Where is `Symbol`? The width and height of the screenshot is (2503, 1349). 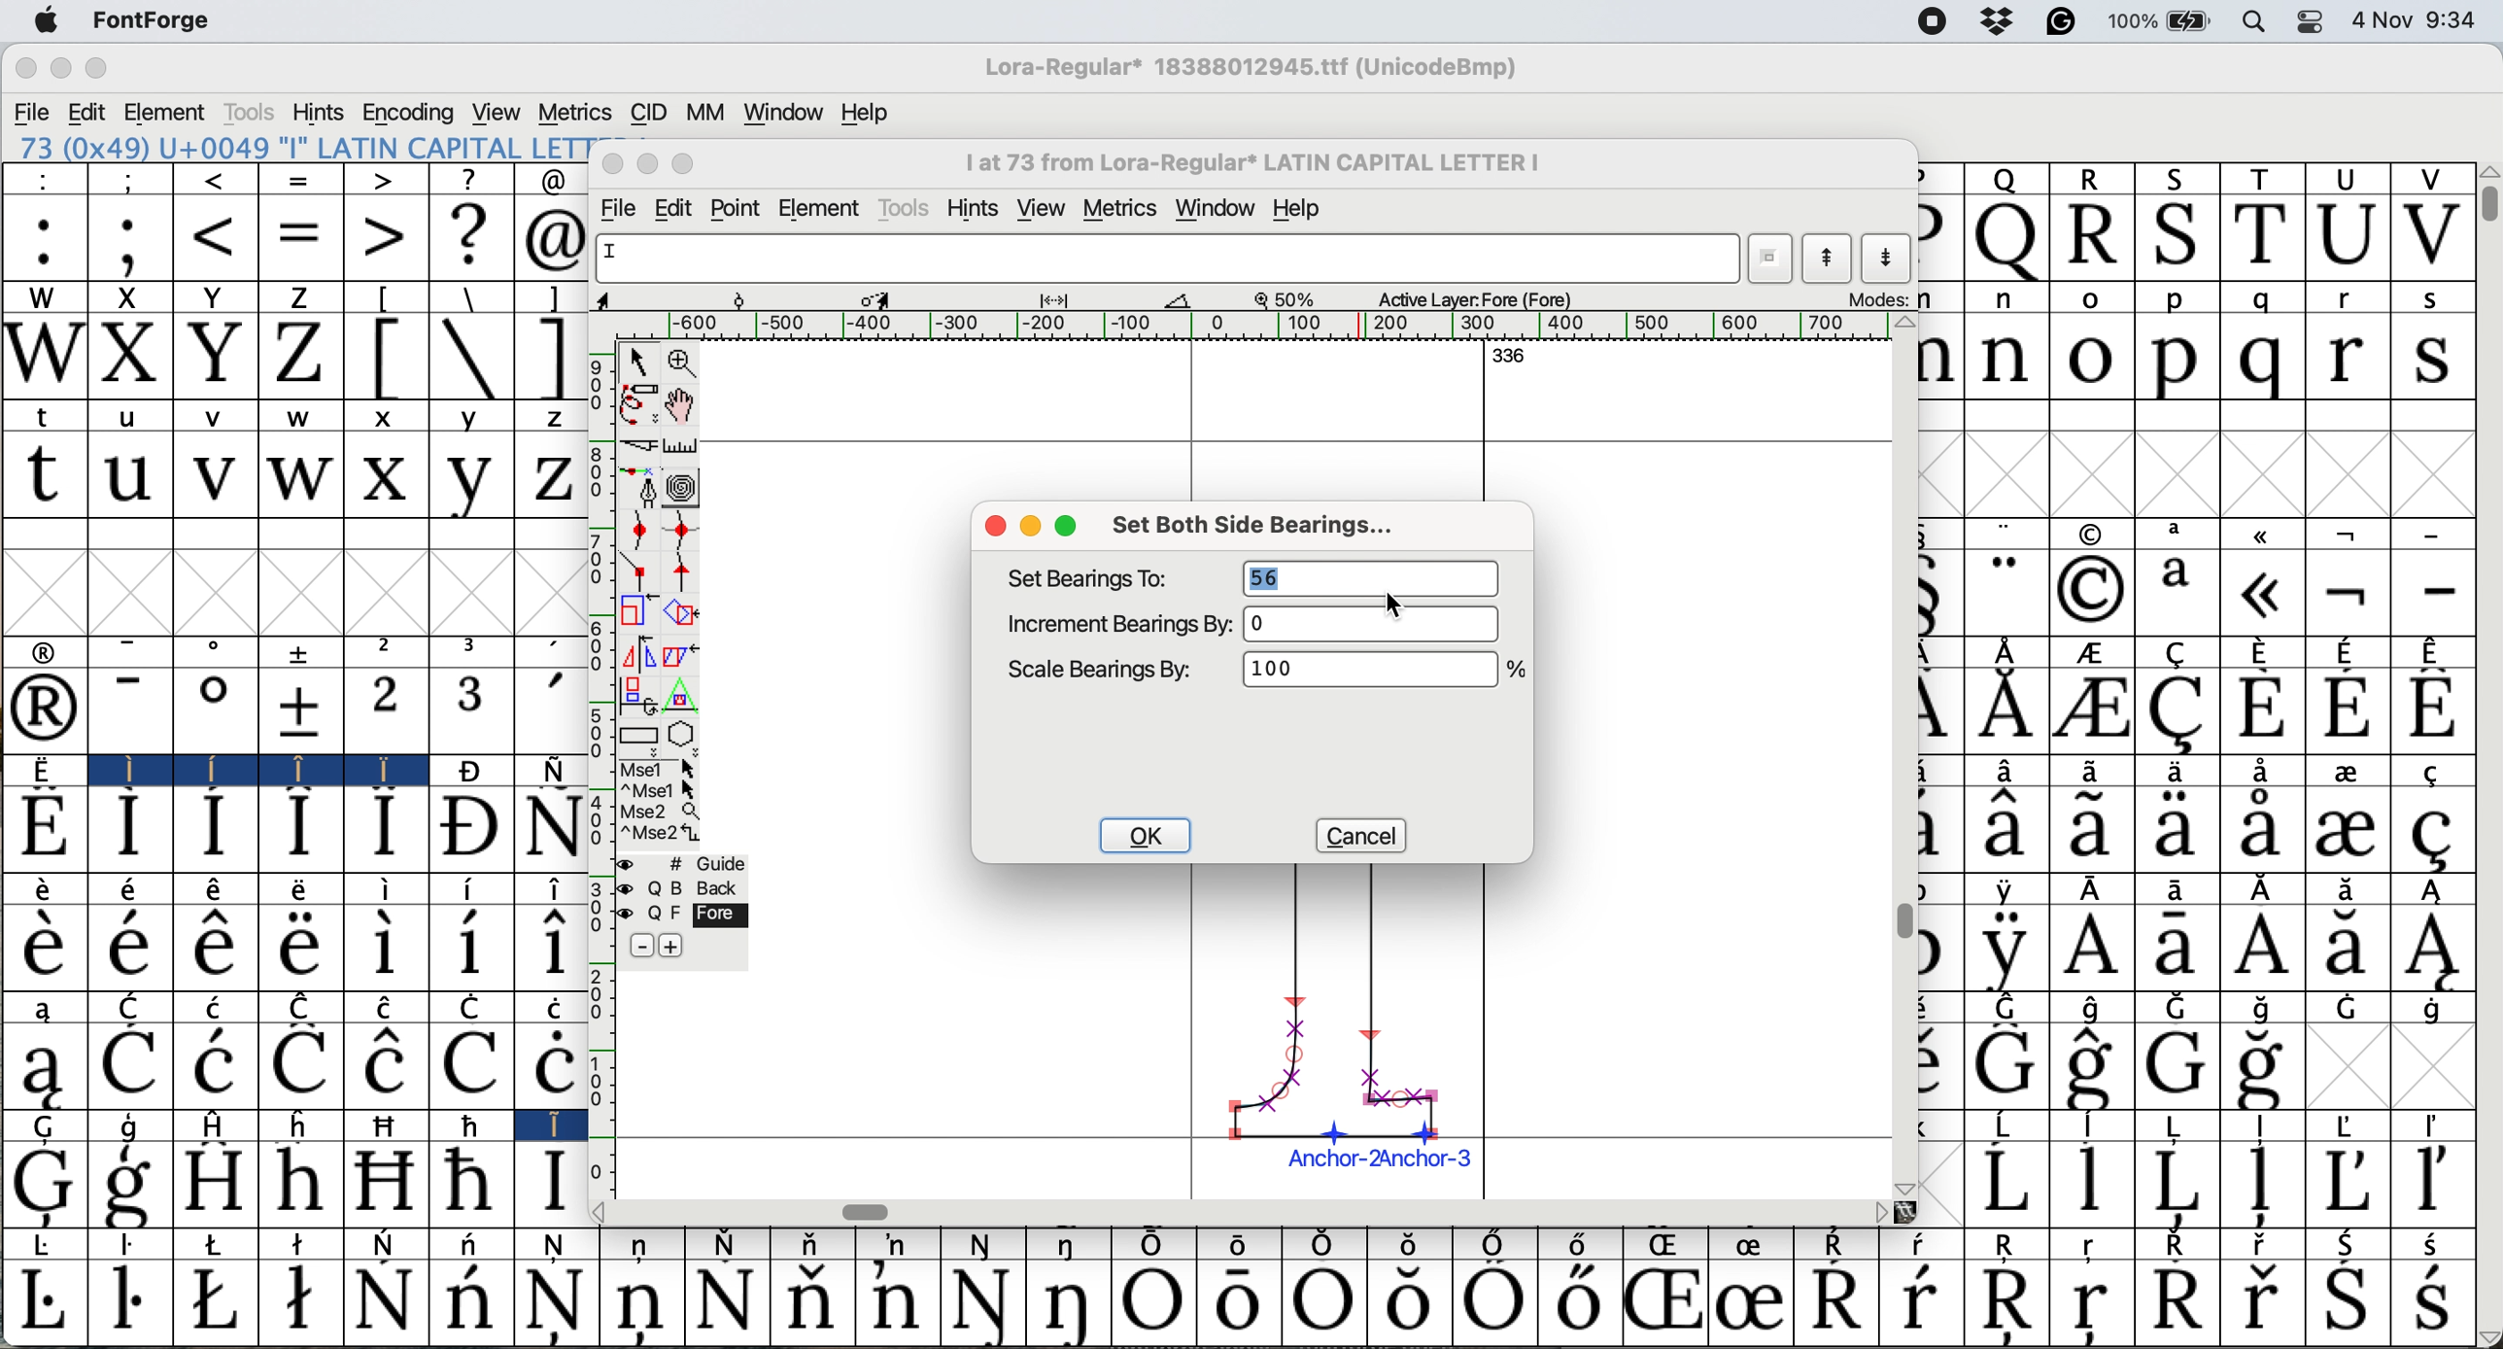
Symbol is located at coordinates (2006, 772).